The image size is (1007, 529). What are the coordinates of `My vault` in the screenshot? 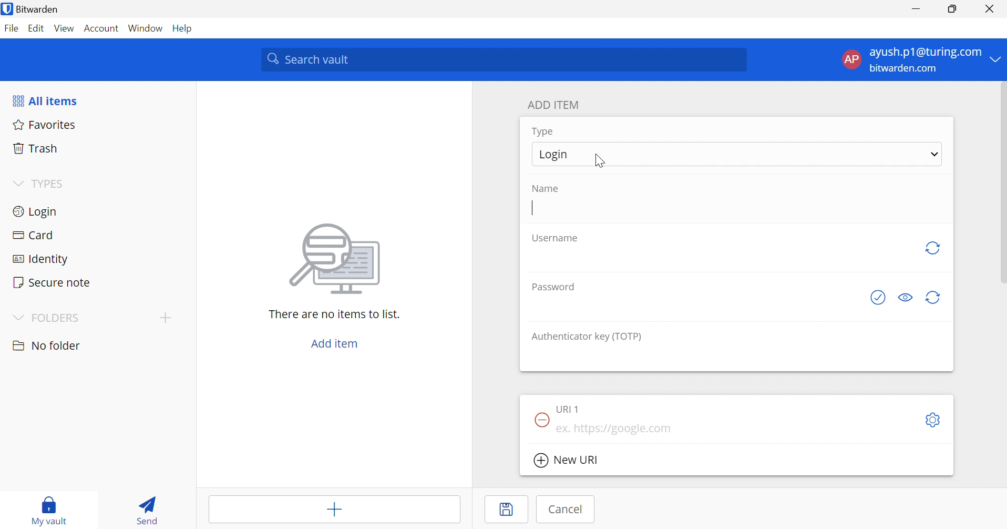 It's located at (54, 503).